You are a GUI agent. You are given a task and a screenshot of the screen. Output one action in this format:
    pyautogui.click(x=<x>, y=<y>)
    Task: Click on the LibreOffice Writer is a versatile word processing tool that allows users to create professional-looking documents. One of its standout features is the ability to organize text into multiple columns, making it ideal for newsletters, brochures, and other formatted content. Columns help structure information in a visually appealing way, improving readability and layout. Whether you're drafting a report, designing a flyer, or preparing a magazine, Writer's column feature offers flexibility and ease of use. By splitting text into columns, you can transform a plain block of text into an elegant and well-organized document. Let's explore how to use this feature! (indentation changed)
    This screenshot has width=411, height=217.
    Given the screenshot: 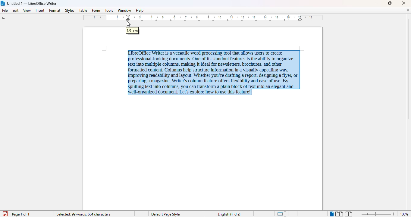 What is the action you would take?
    pyautogui.click(x=214, y=73)
    